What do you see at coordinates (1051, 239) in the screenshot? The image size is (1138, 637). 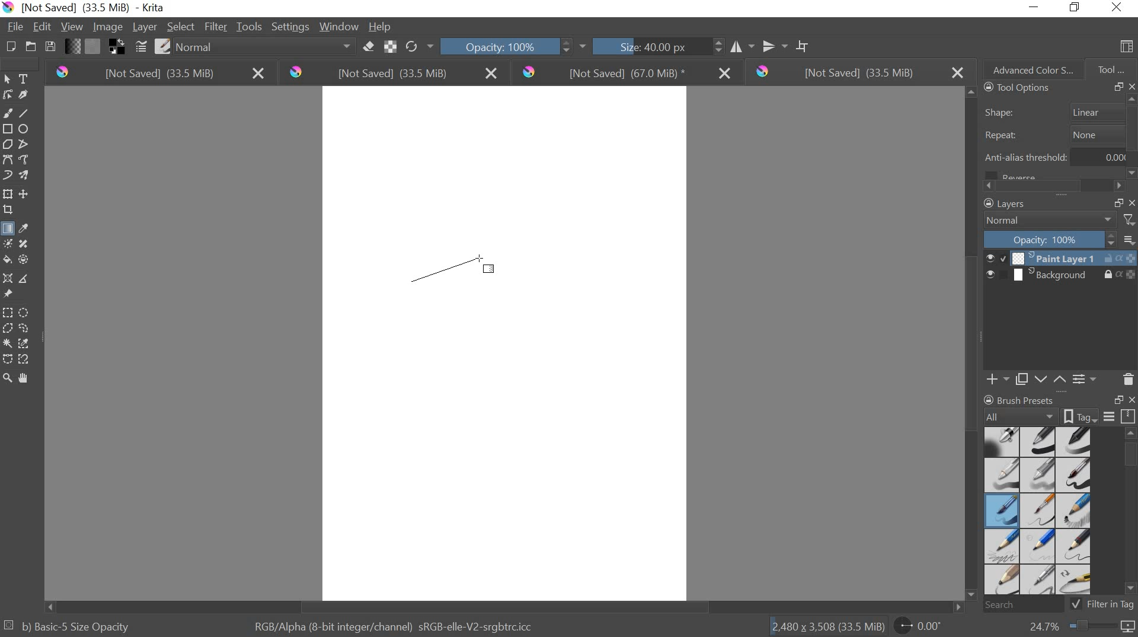 I see `OPACITY` at bounding box center [1051, 239].